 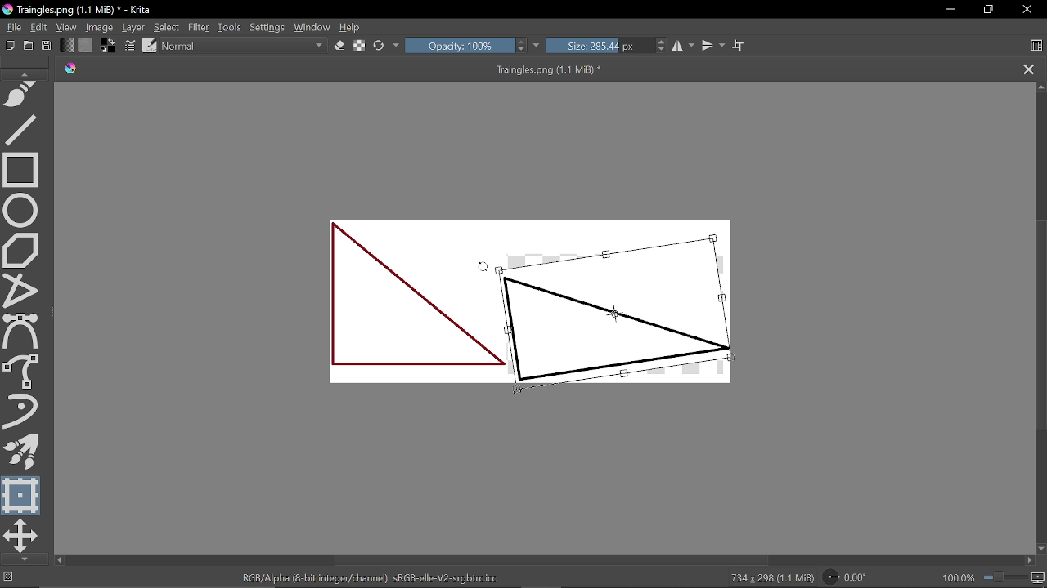 What do you see at coordinates (39, 28) in the screenshot?
I see `Edit` at bounding box center [39, 28].